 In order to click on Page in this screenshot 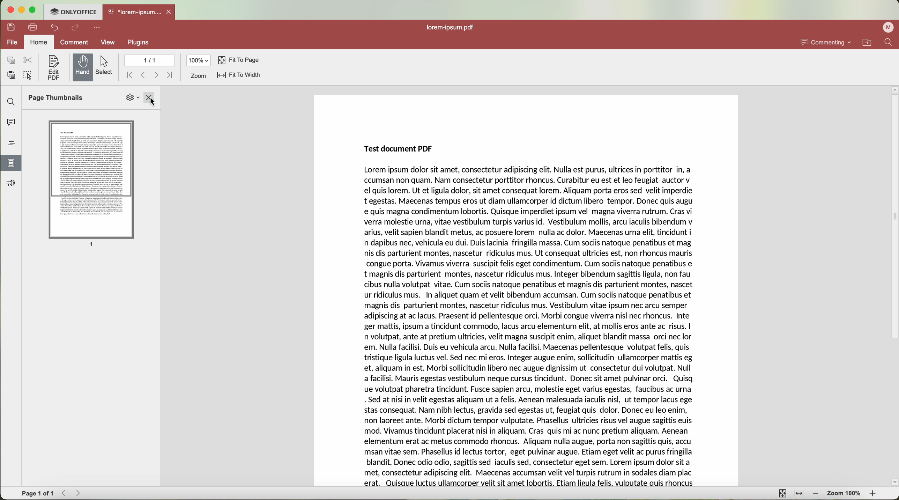, I will do `click(91, 179)`.